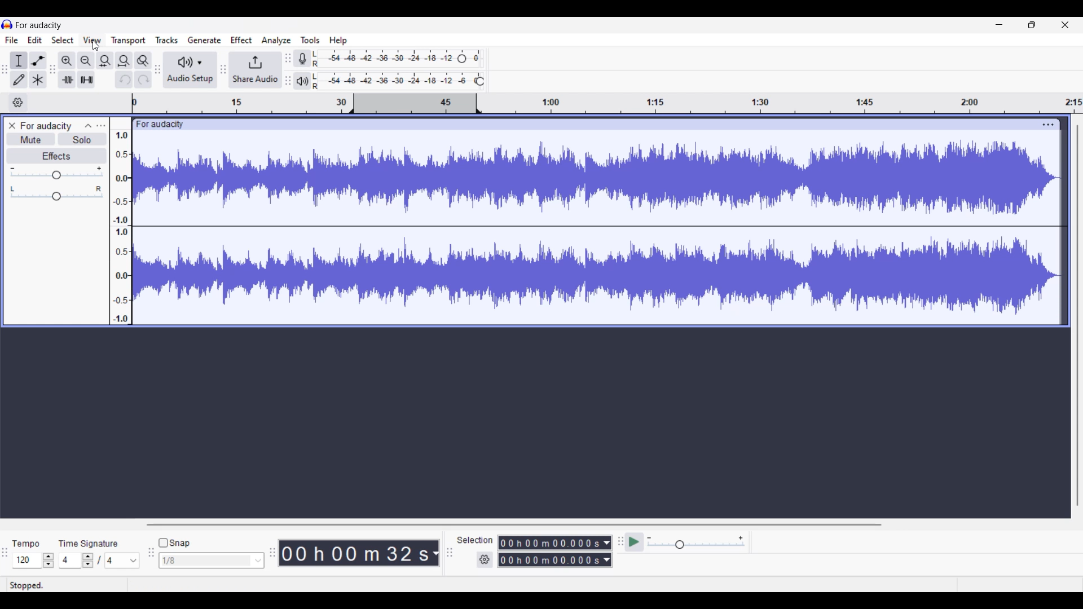  What do you see at coordinates (606, 560) in the screenshot?
I see `Duration measurement` at bounding box center [606, 560].